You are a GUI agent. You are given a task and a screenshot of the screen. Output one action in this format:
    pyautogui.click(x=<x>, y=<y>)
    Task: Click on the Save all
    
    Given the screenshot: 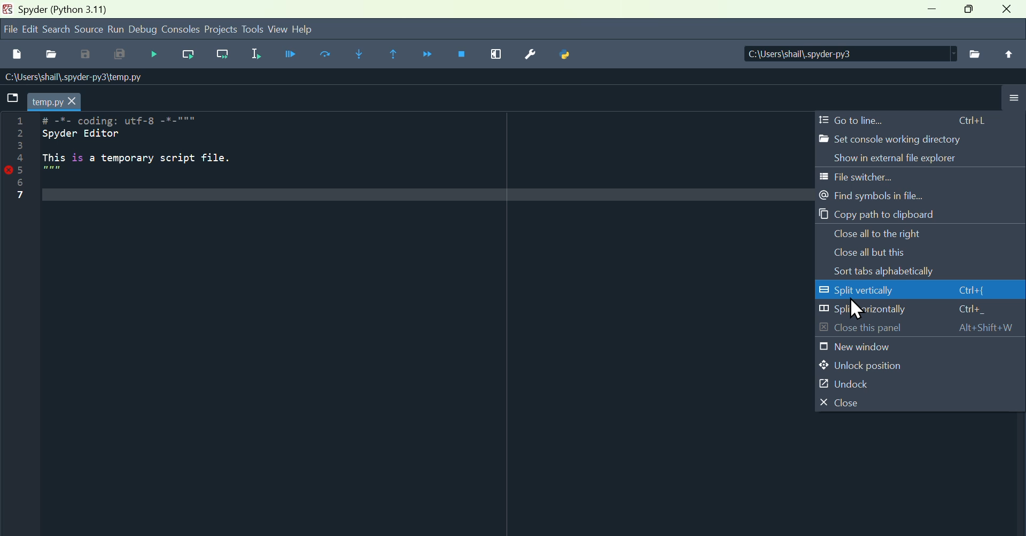 What is the action you would take?
    pyautogui.click(x=125, y=57)
    